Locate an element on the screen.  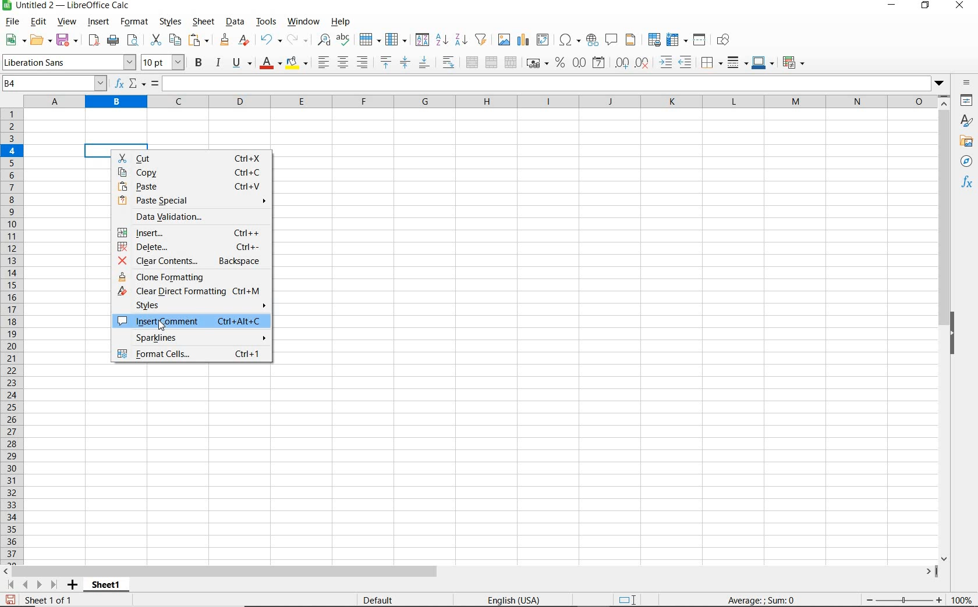
standard selection is located at coordinates (625, 599).